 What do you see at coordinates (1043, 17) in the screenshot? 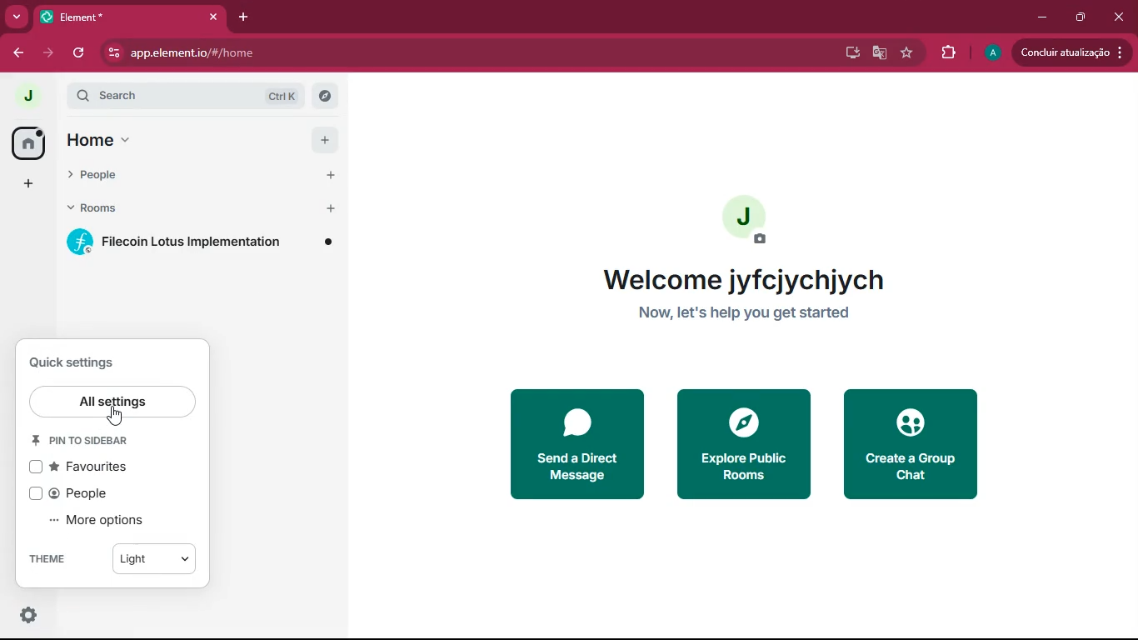
I see `minimize` at bounding box center [1043, 17].